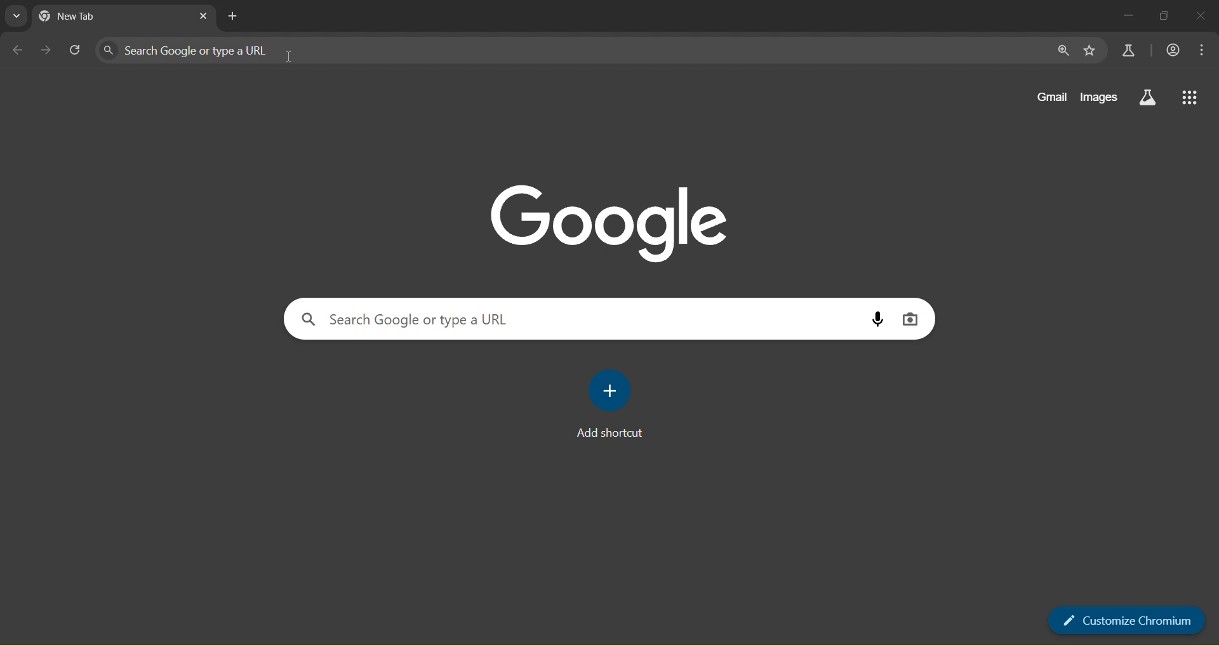 This screenshot has width=1219, height=645. What do you see at coordinates (1190, 98) in the screenshot?
I see `google apps` at bounding box center [1190, 98].